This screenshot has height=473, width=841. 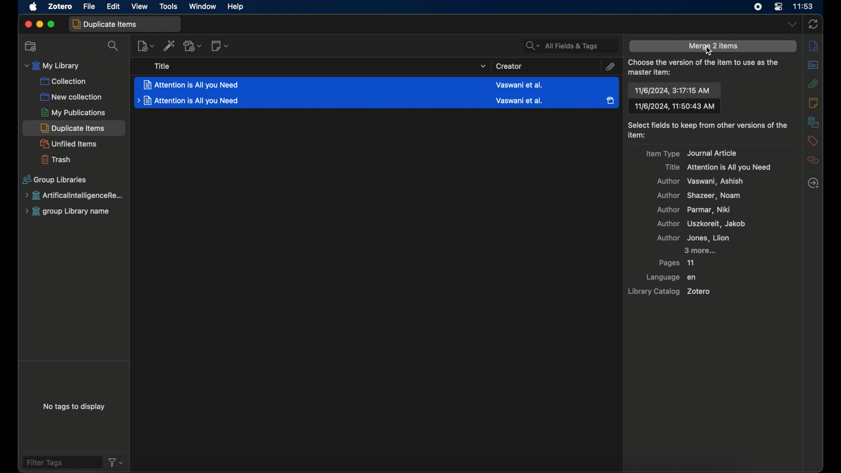 I want to click on tags, so click(x=812, y=141).